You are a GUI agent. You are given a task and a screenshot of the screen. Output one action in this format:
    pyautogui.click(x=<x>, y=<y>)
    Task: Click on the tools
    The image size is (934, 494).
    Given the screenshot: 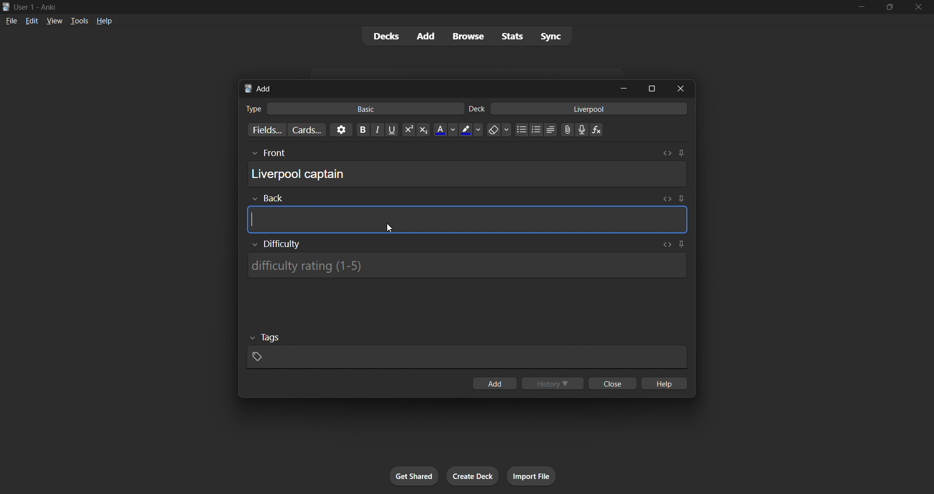 What is the action you would take?
    pyautogui.click(x=78, y=20)
    